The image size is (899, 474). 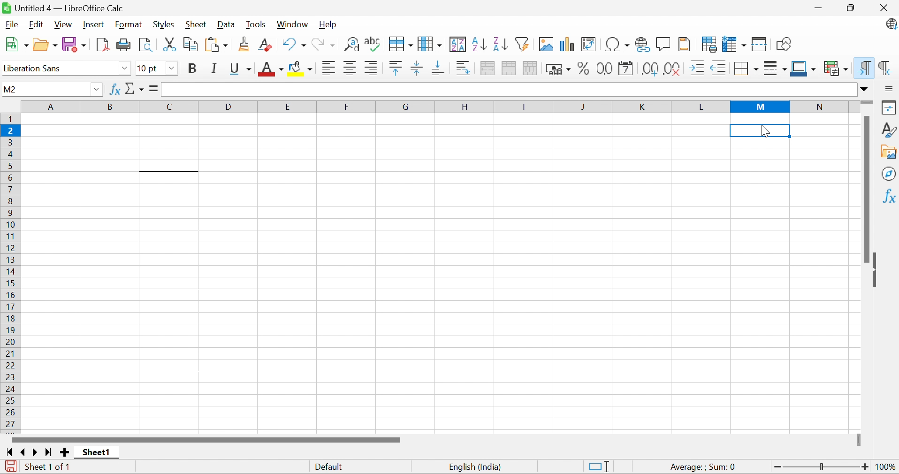 What do you see at coordinates (584, 70) in the screenshot?
I see `Format as percent` at bounding box center [584, 70].